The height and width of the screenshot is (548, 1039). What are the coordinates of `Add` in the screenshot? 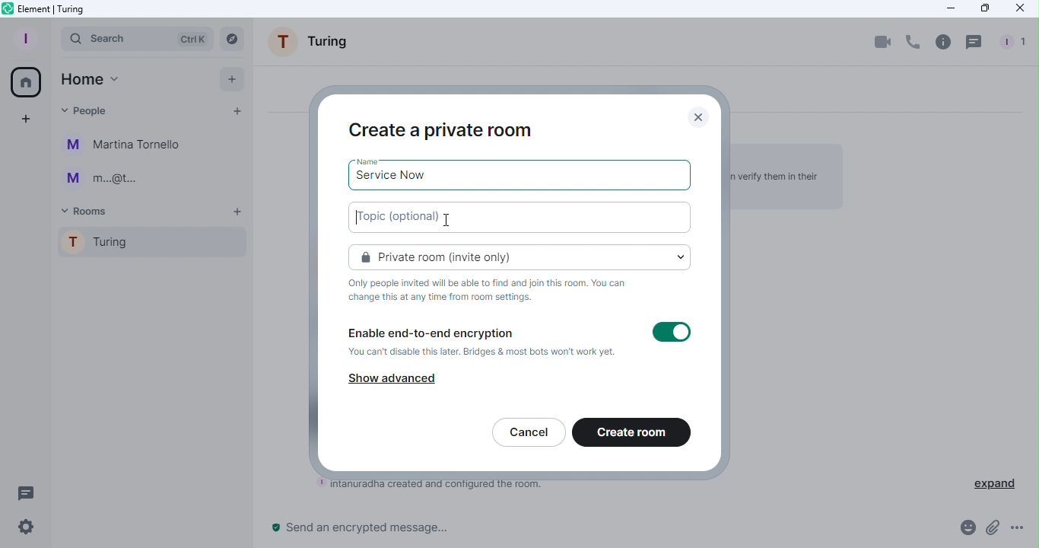 It's located at (227, 78).